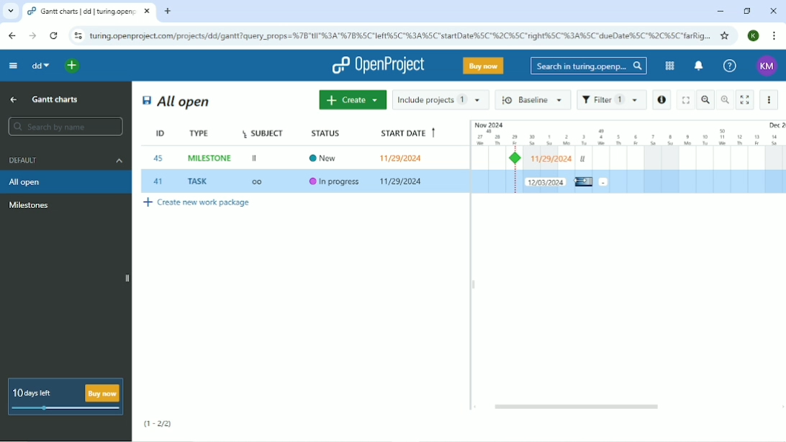 Image resolution: width=786 pixels, height=442 pixels. Describe the element at coordinates (770, 99) in the screenshot. I see `More actions` at that location.